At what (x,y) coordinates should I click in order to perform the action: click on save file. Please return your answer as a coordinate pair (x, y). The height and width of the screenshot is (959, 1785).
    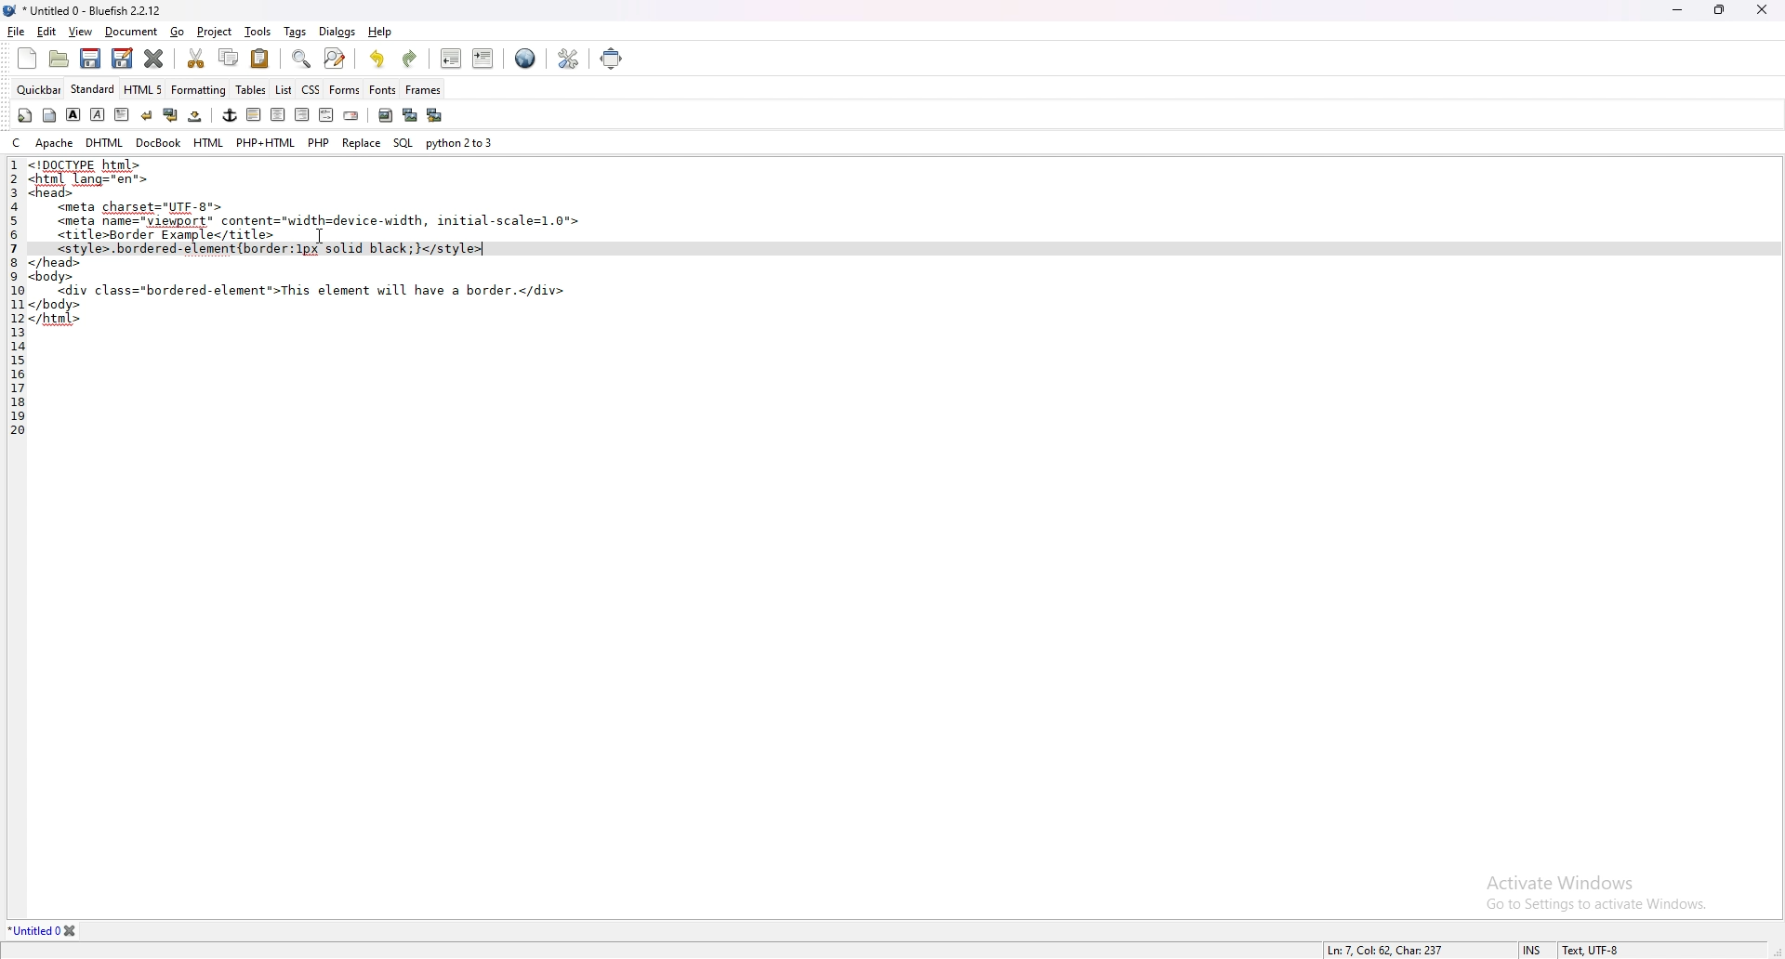
    Looking at the image, I should click on (88, 59).